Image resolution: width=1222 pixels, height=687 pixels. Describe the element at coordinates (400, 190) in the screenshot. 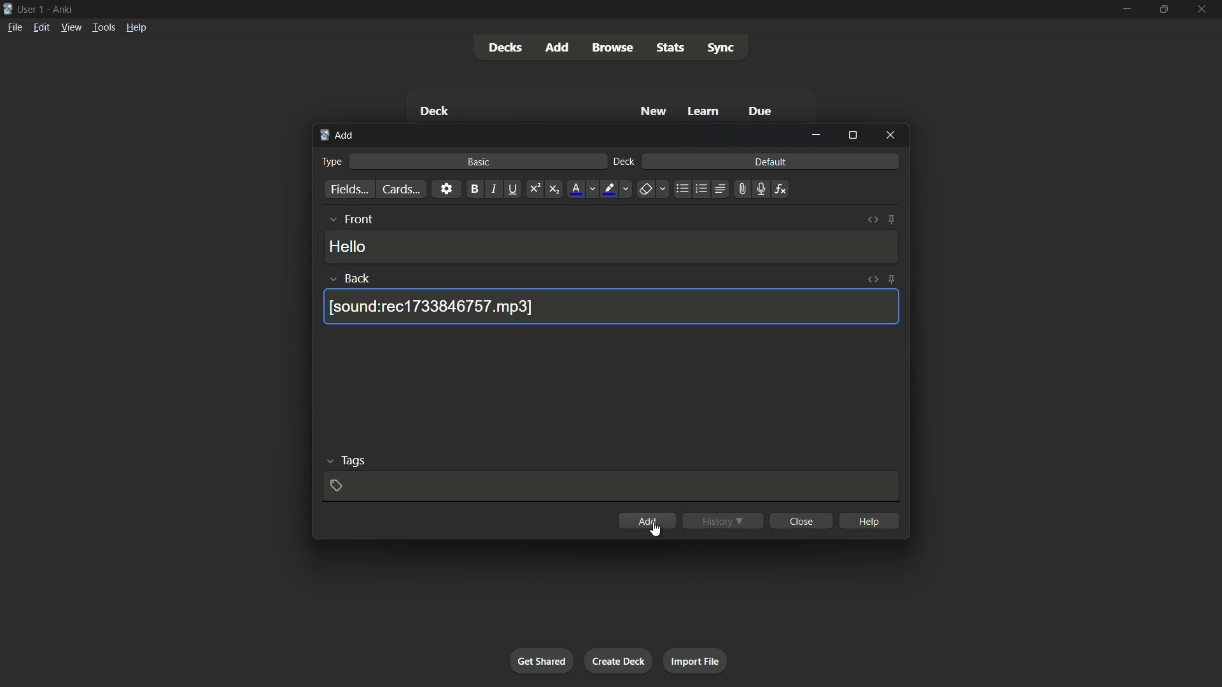

I see `cards` at that location.